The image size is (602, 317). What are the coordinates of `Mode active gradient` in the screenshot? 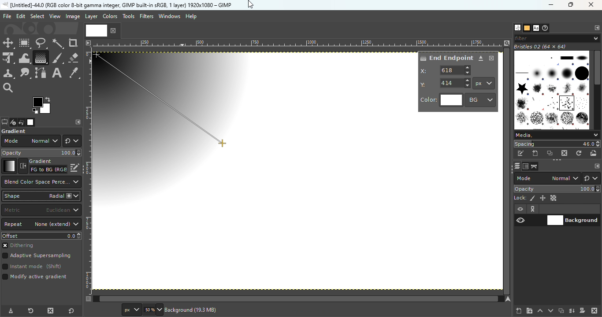 It's located at (36, 279).